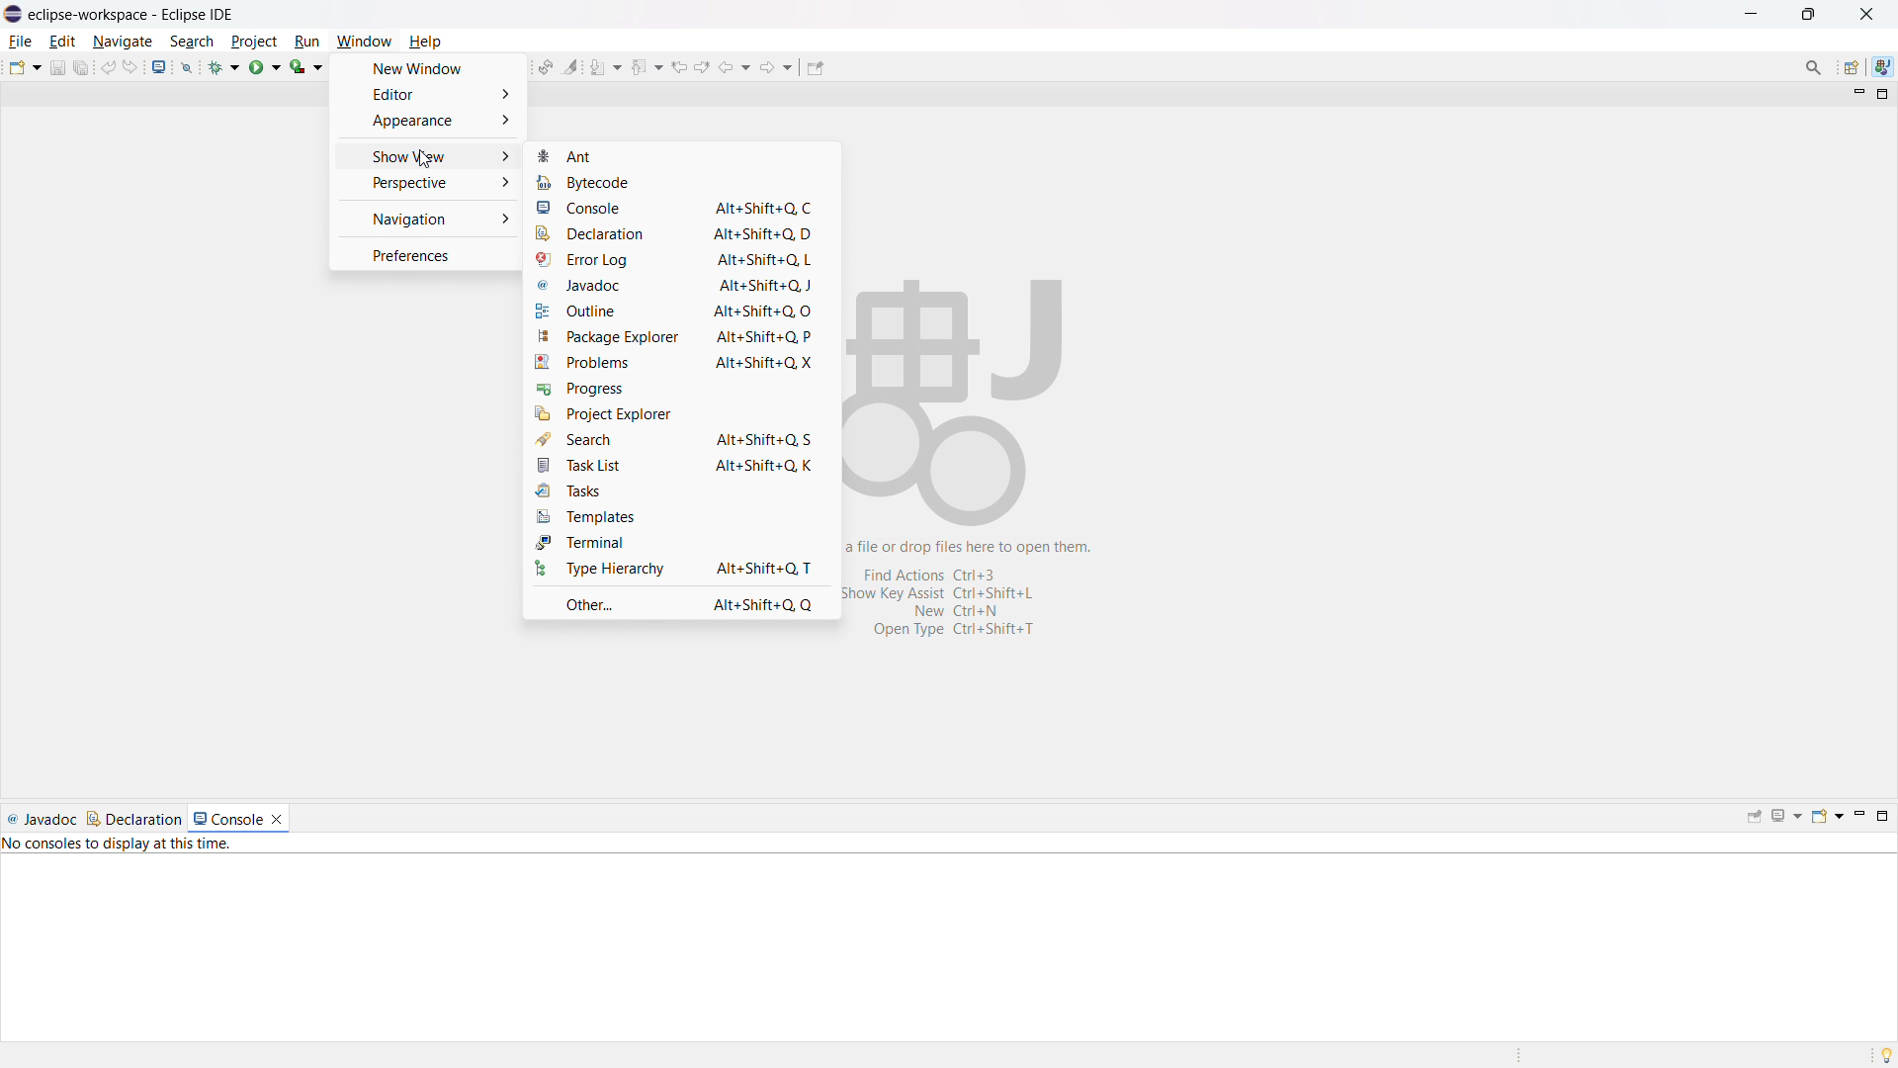 The image size is (1898, 1068). What do you see at coordinates (1883, 92) in the screenshot?
I see `maximize` at bounding box center [1883, 92].